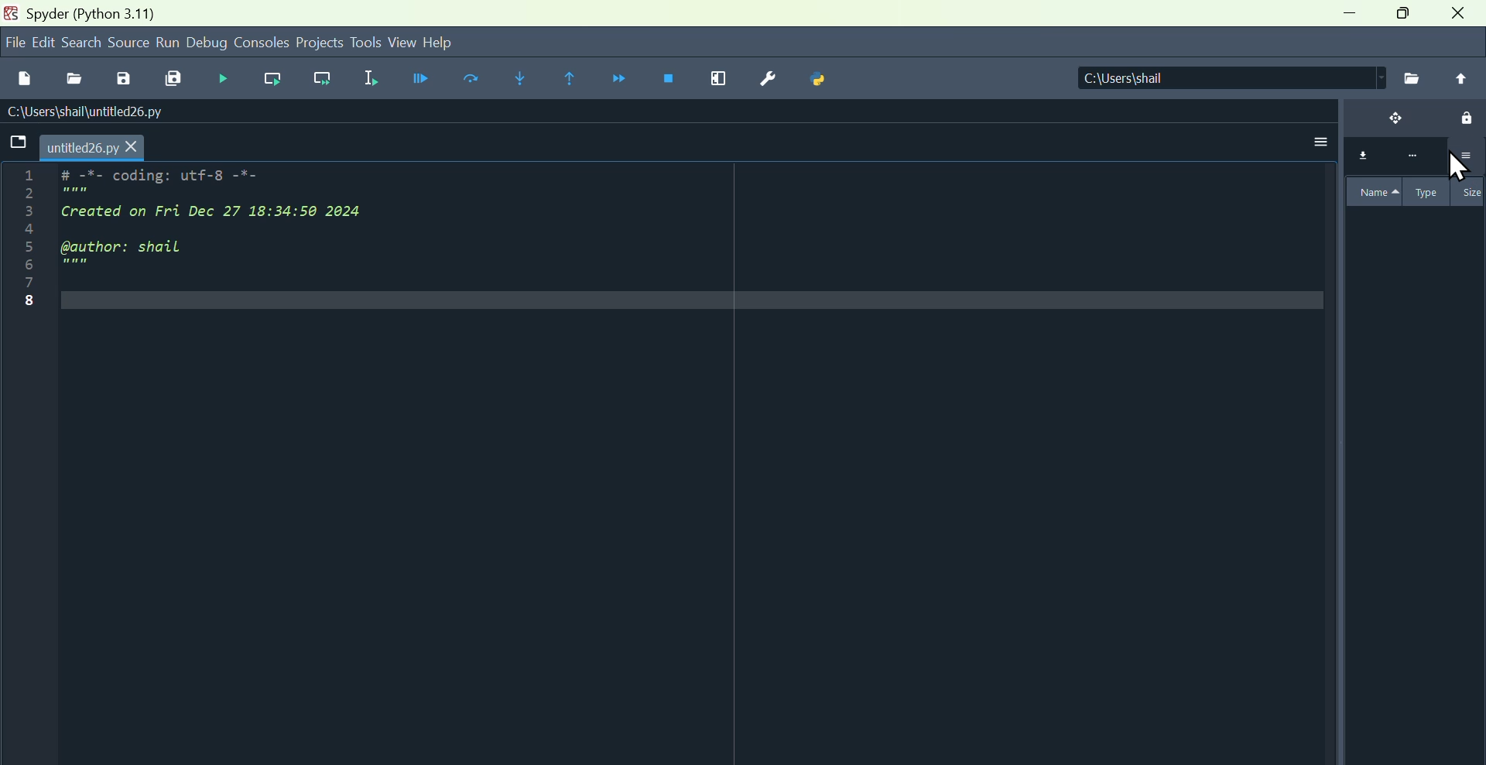  What do you see at coordinates (24, 75) in the screenshot?
I see `New file` at bounding box center [24, 75].